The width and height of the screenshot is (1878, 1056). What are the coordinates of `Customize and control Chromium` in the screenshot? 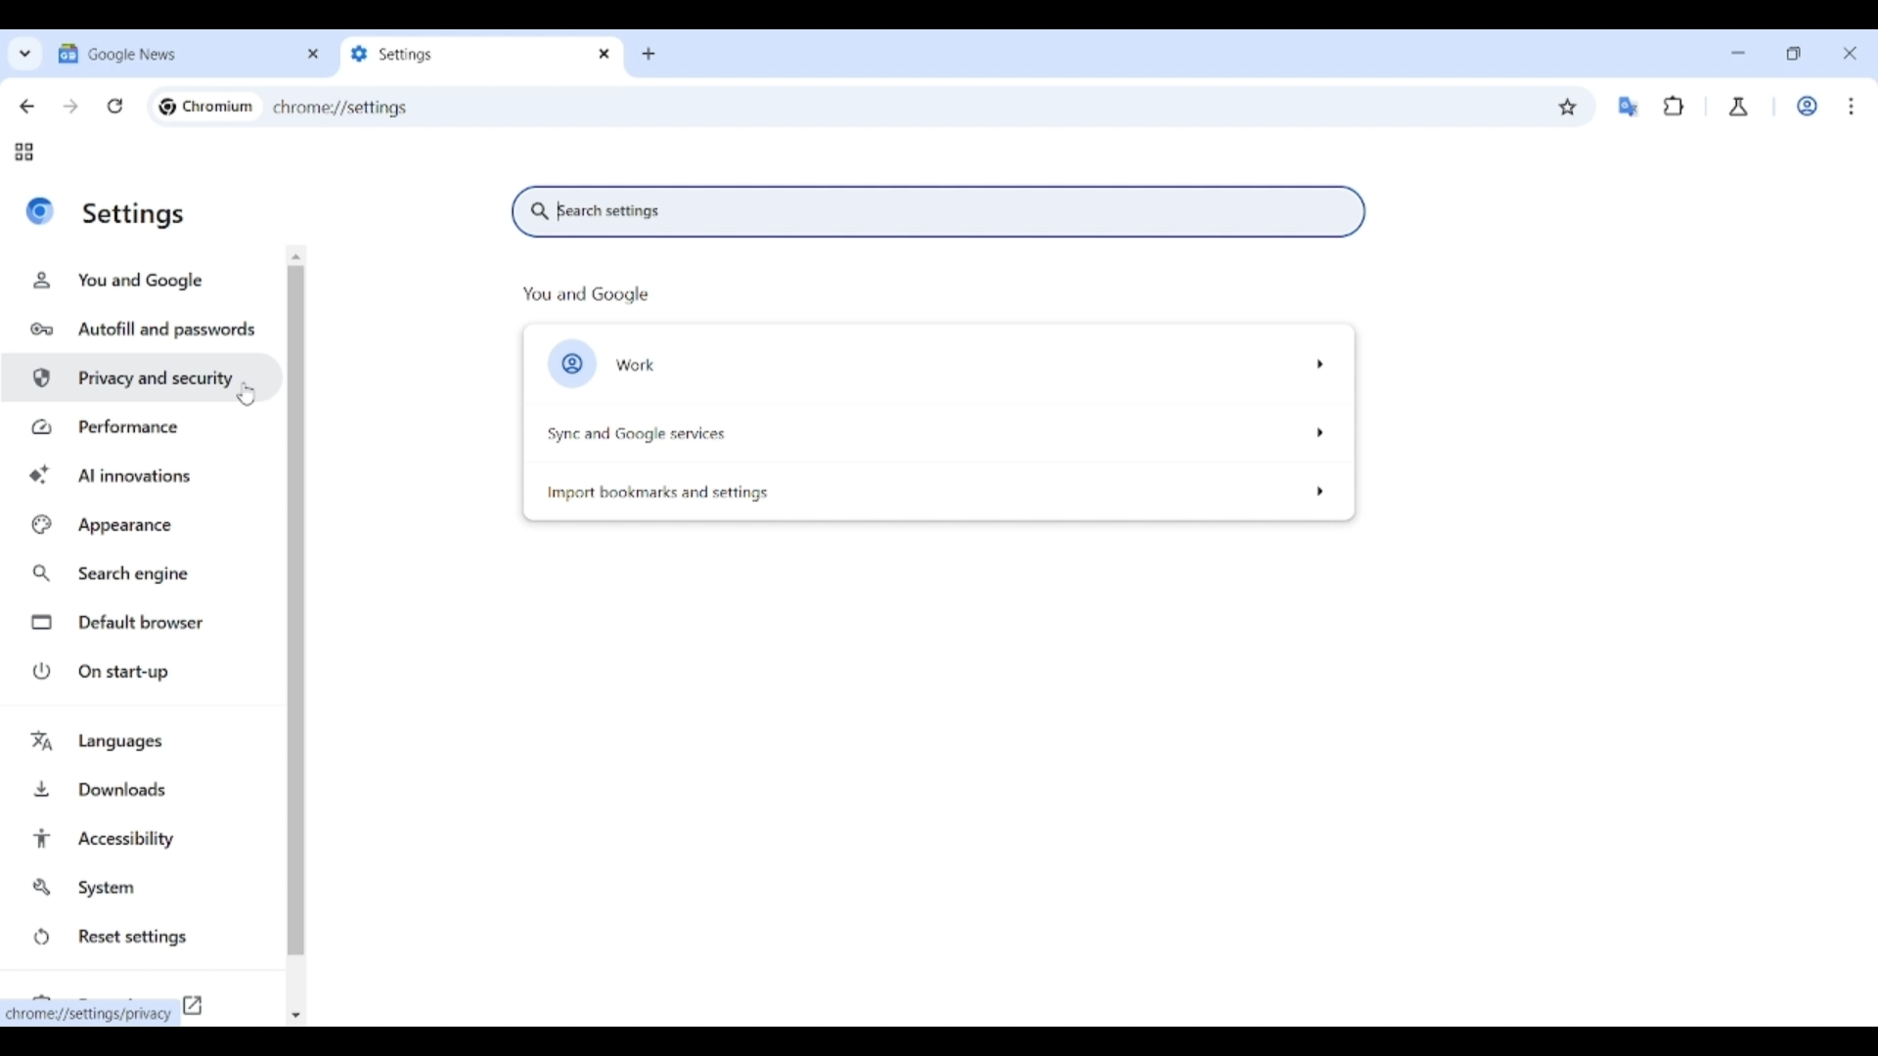 It's located at (1851, 106).